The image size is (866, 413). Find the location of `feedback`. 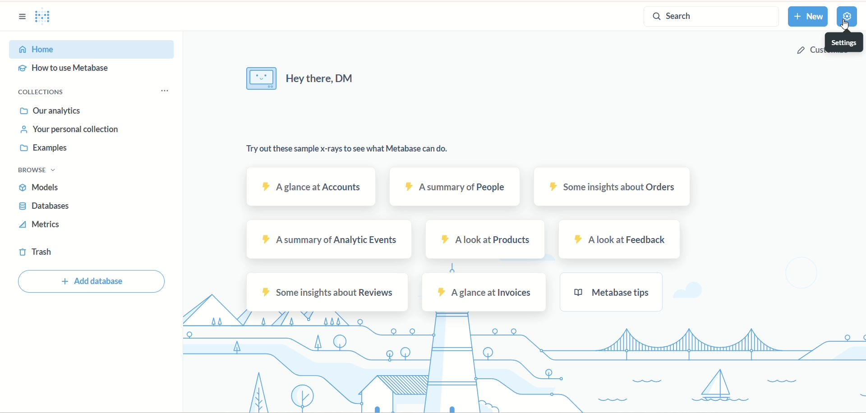

feedback is located at coordinates (621, 240).